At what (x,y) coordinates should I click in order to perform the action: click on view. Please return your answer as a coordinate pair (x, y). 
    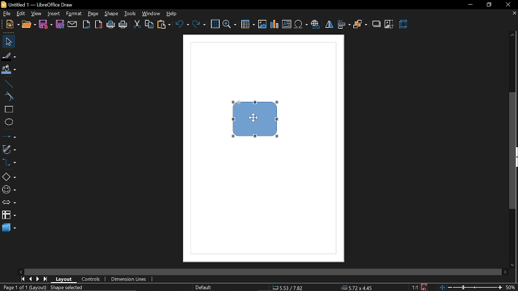
    Looking at the image, I should click on (37, 14).